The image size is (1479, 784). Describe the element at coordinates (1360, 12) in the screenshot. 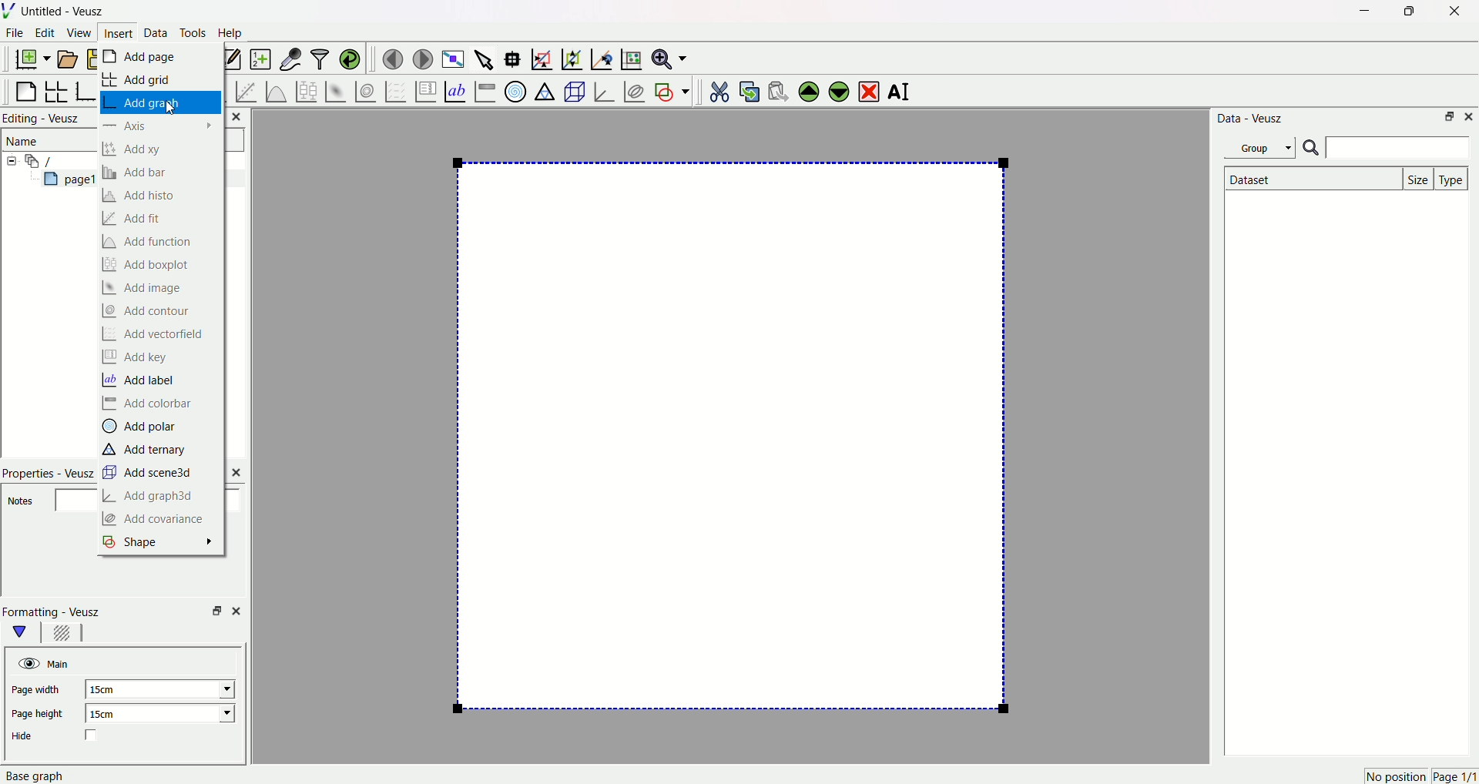

I see `Minimize` at that location.